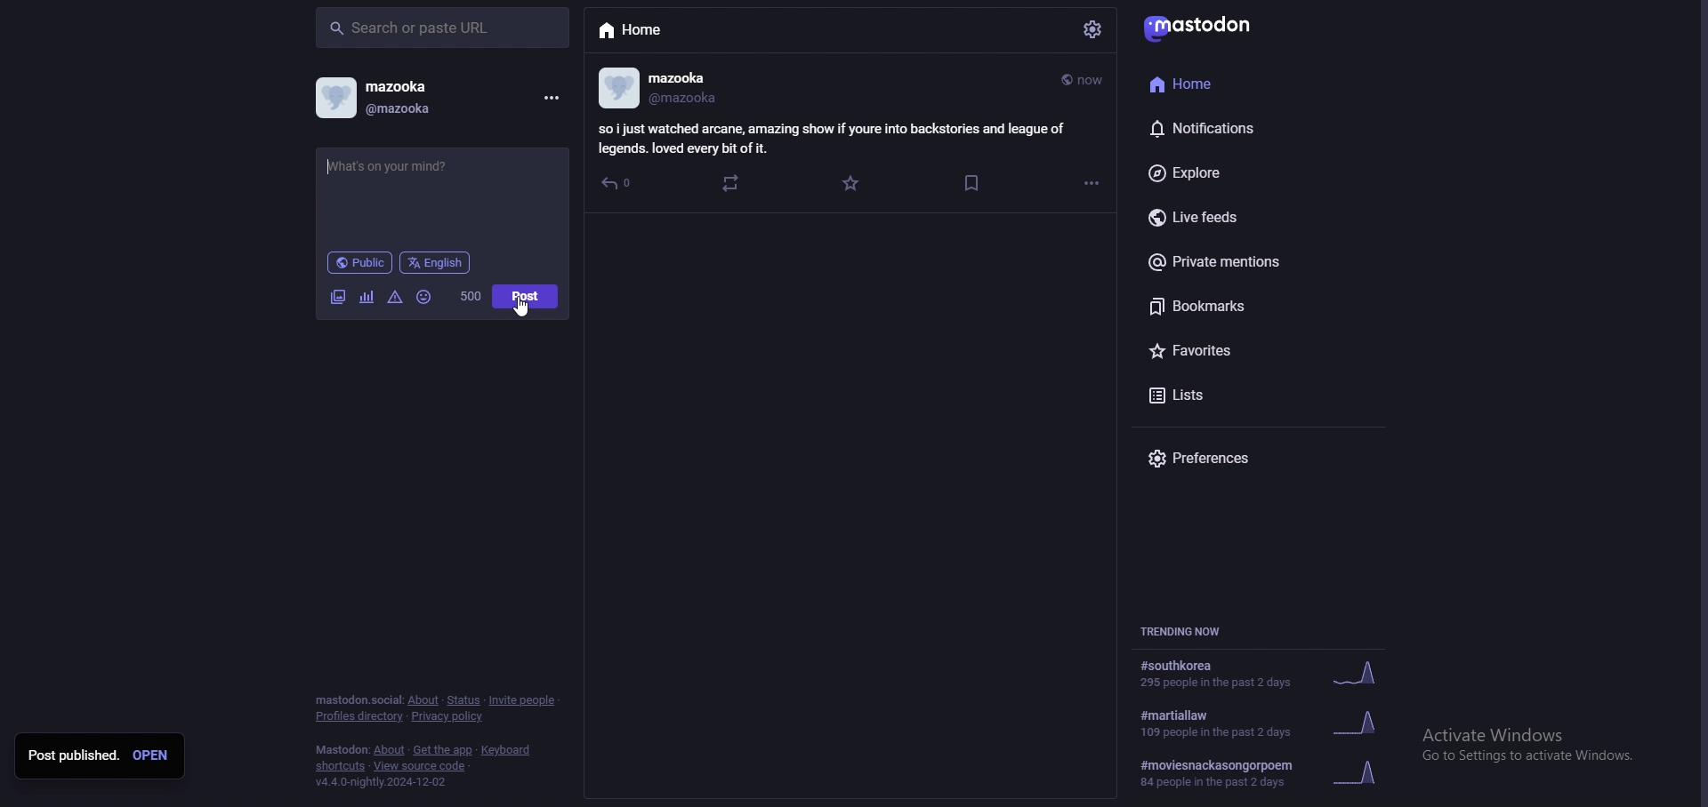 This screenshot has width=1708, height=807. I want to click on post, so click(524, 297).